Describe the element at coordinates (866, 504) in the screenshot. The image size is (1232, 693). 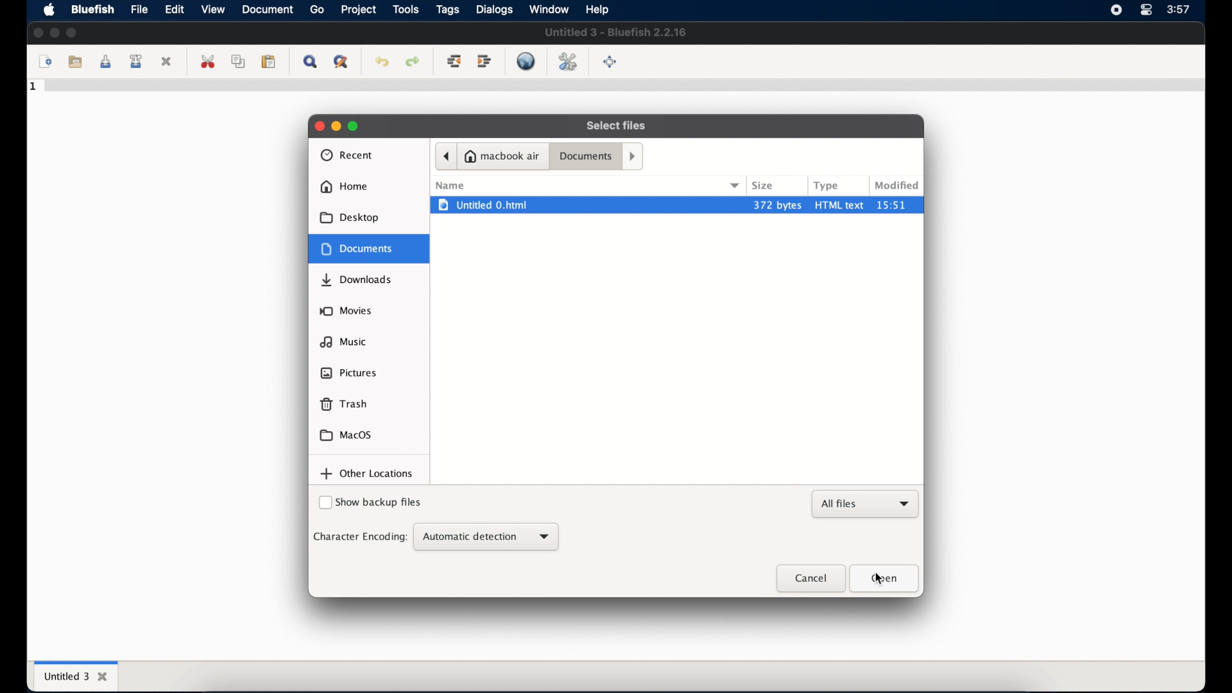
I see `all files dropdown` at that location.